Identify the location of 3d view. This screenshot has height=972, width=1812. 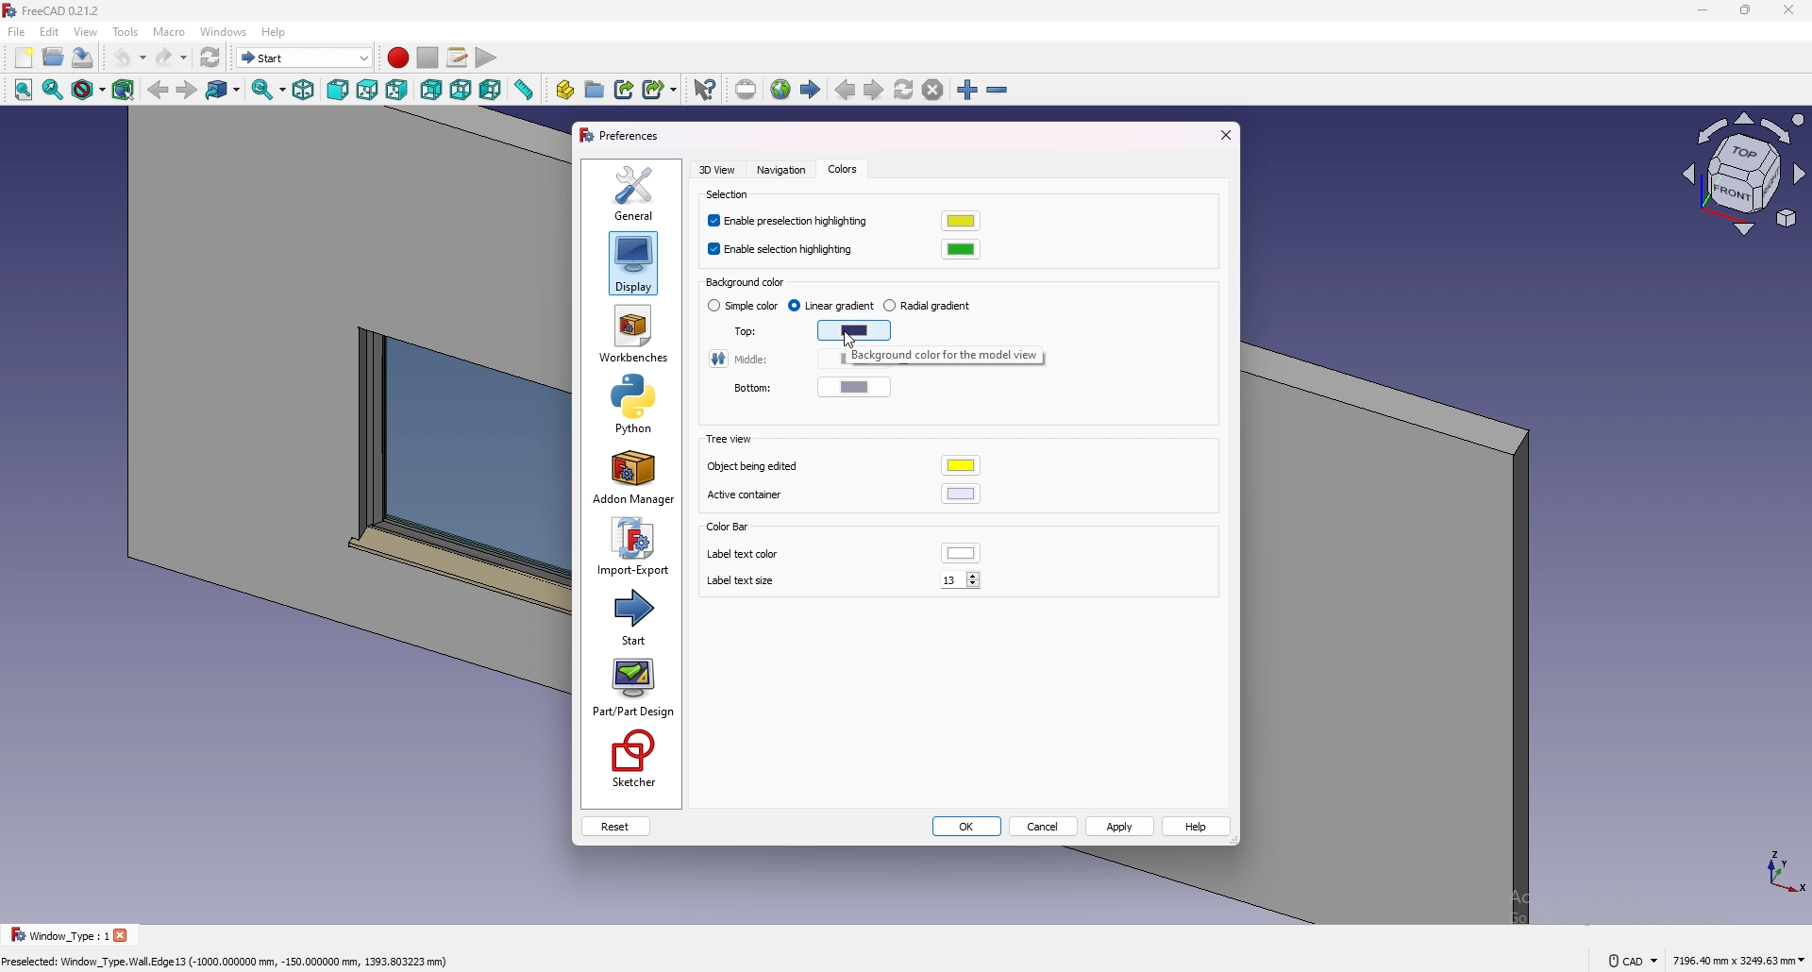
(719, 169).